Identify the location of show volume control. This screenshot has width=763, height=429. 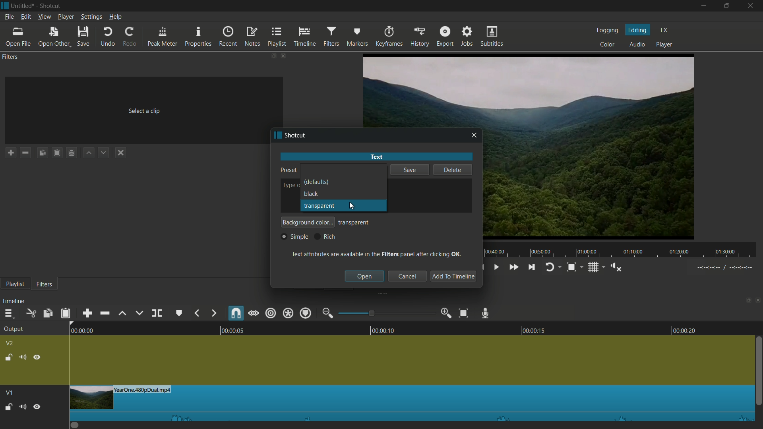
(616, 266).